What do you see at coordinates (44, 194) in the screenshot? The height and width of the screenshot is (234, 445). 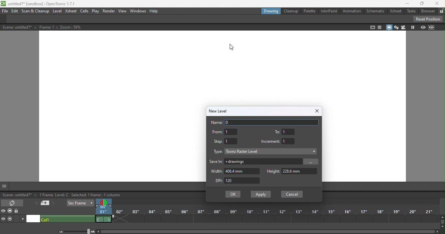 I see `0 frames` at bounding box center [44, 194].